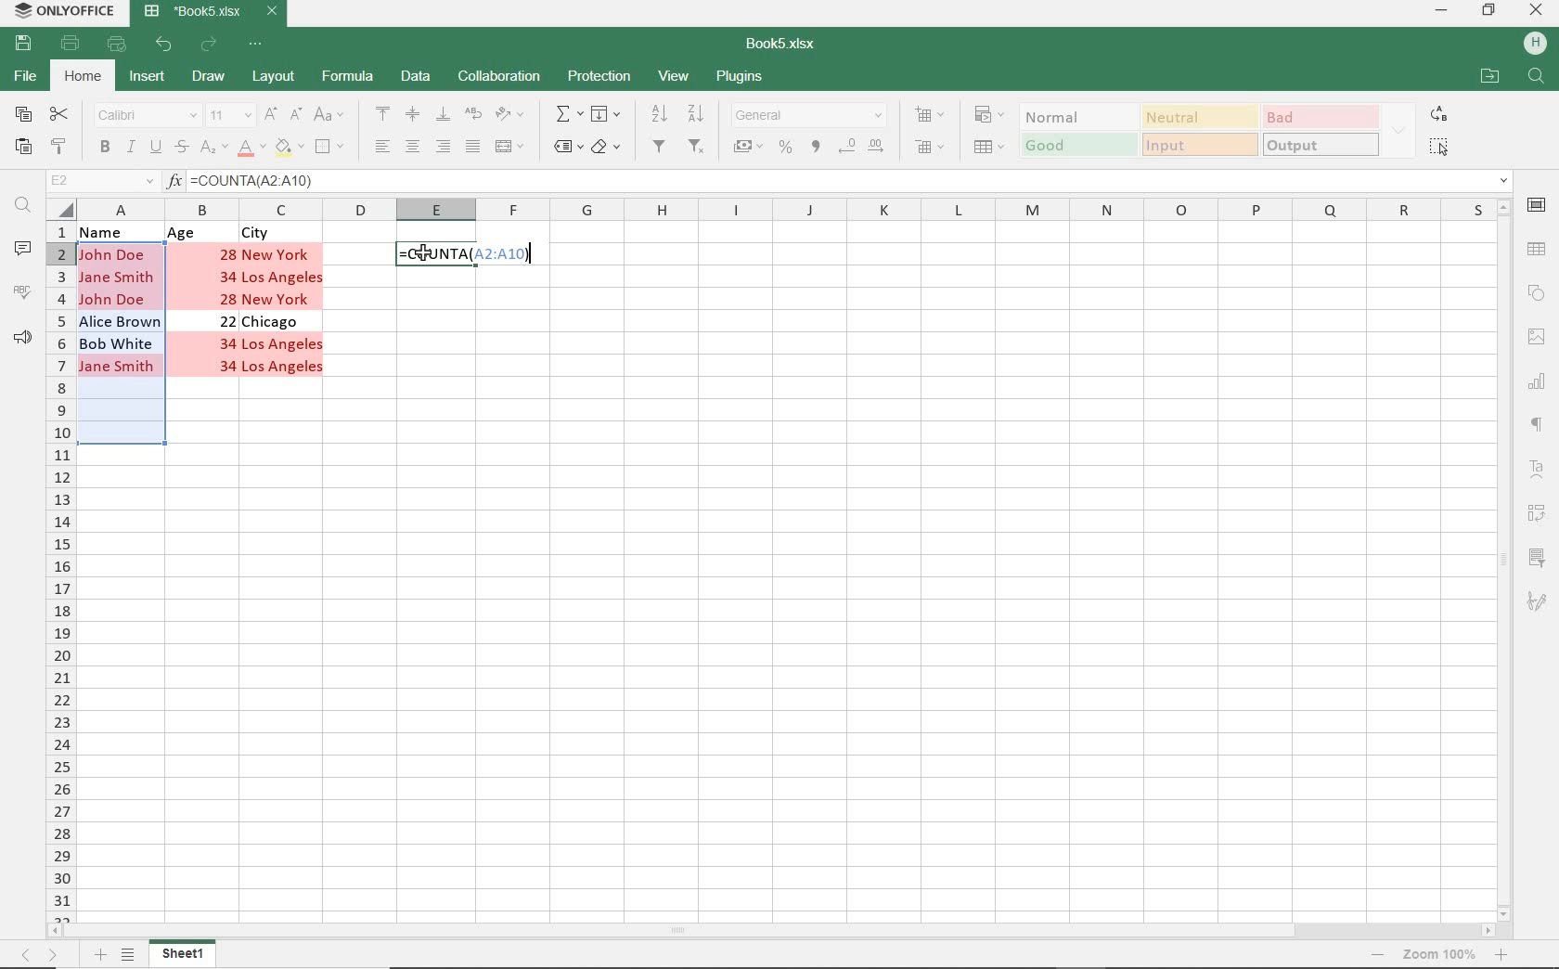 This screenshot has height=969, width=1559. I want to click on PASTE, so click(21, 149).